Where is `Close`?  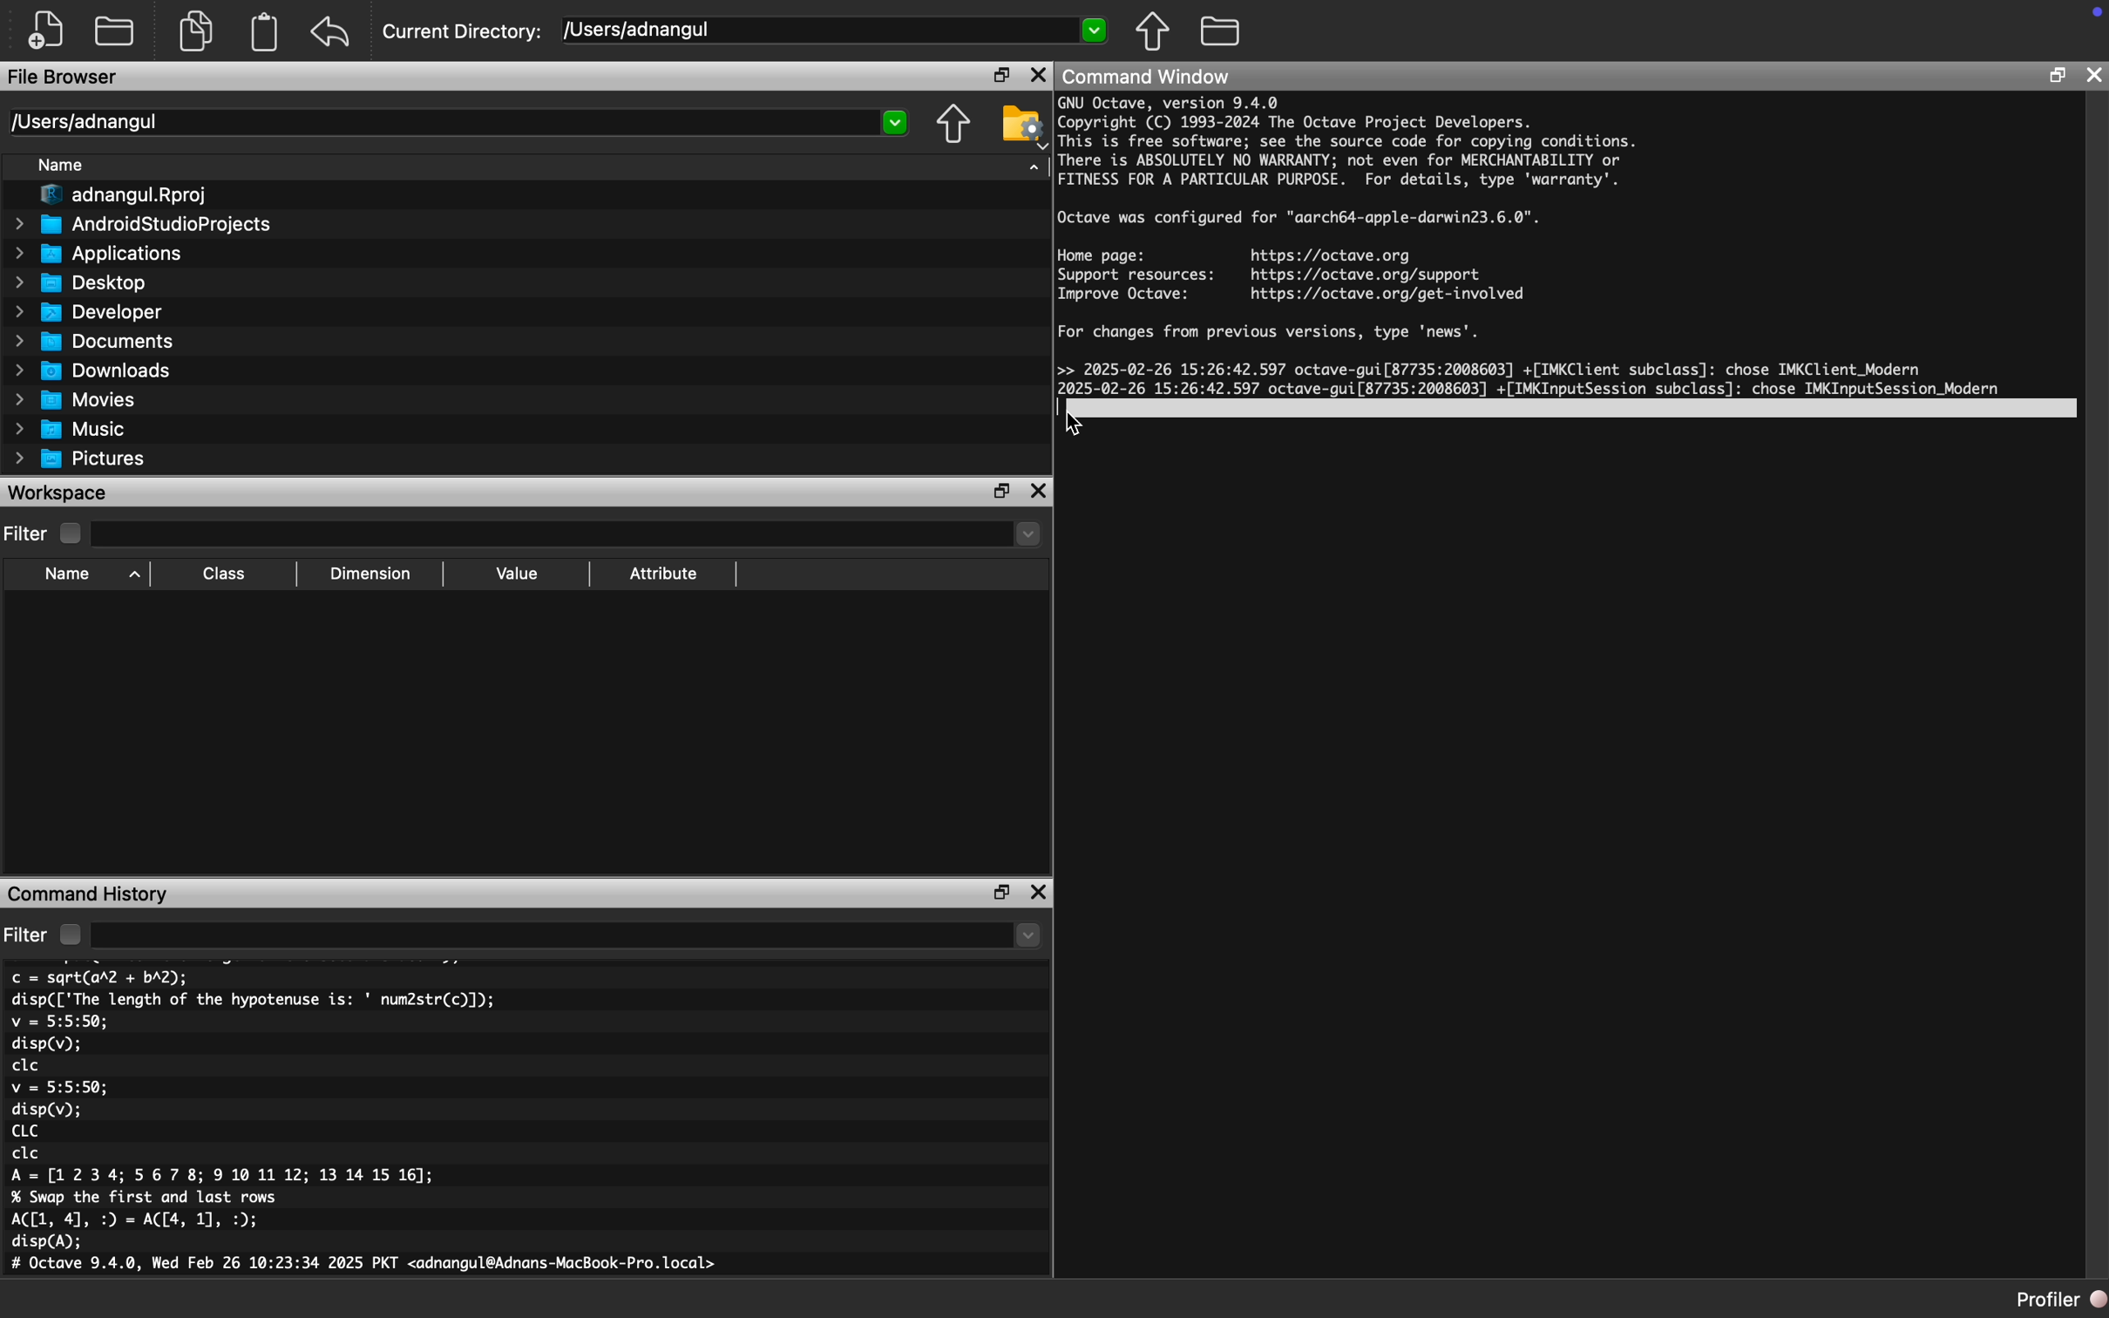
Close is located at coordinates (1038, 74).